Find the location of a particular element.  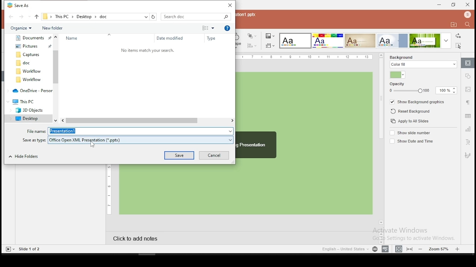

doc is located at coordinates (28, 63).